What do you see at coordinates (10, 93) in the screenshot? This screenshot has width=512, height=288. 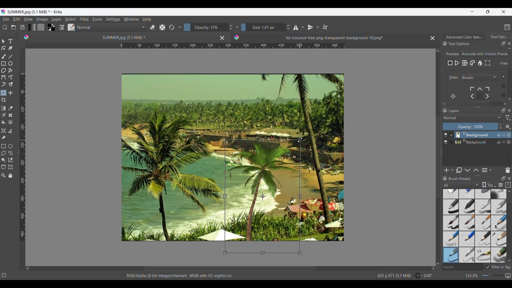 I see `Move position` at bounding box center [10, 93].